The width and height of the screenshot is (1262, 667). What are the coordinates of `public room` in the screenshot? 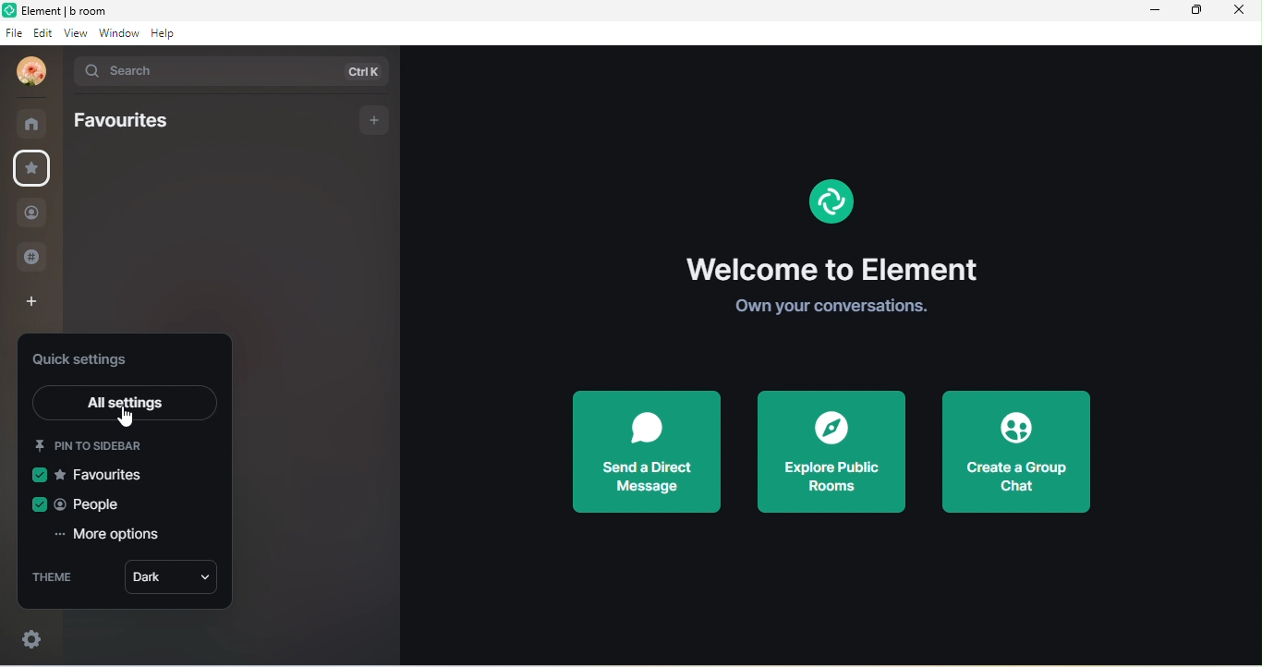 It's located at (38, 256).